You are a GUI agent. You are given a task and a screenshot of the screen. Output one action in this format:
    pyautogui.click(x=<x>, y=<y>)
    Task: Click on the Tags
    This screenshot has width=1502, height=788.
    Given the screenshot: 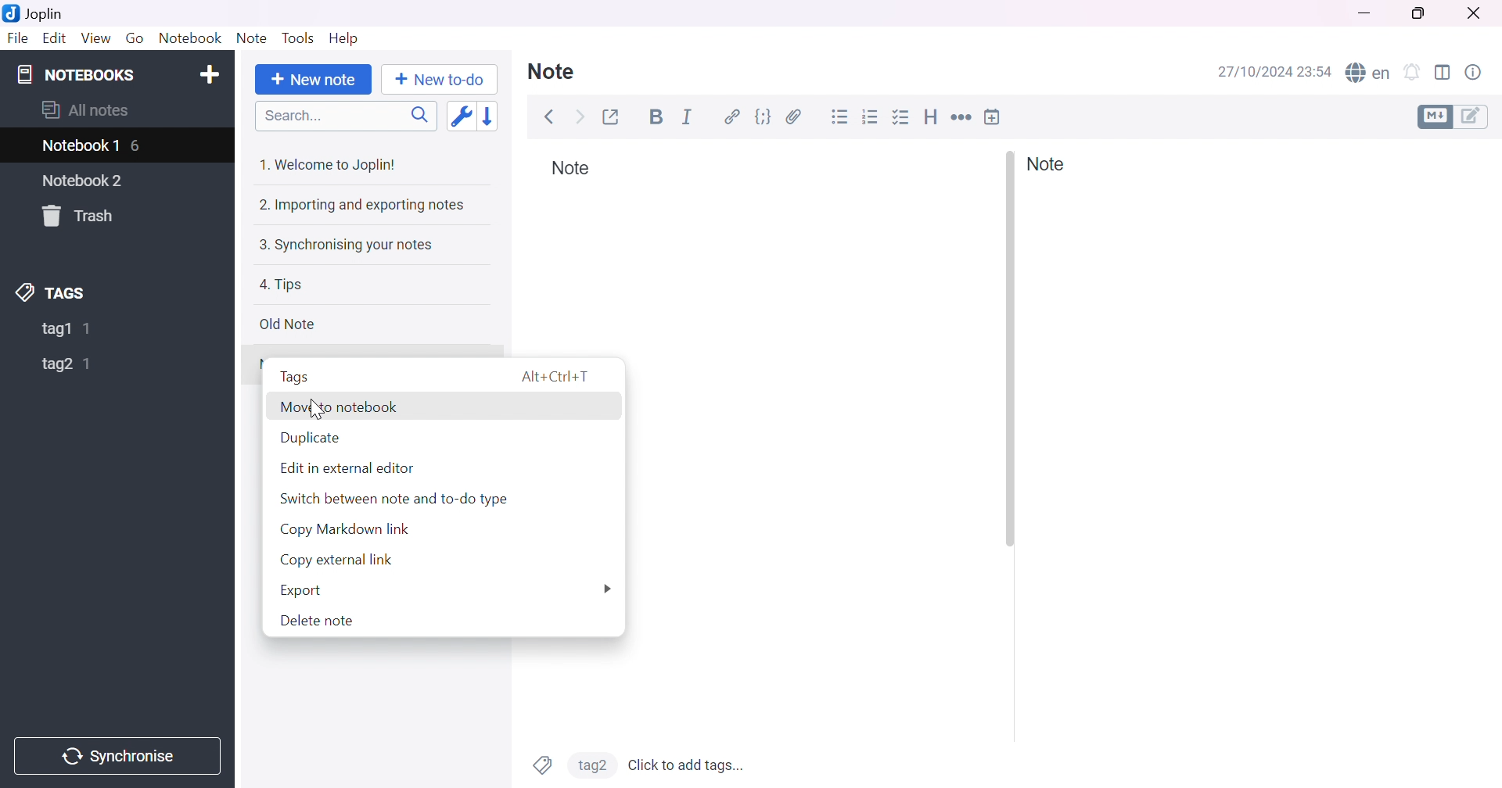 What is the action you would take?
    pyautogui.click(x=294, y=378)
    